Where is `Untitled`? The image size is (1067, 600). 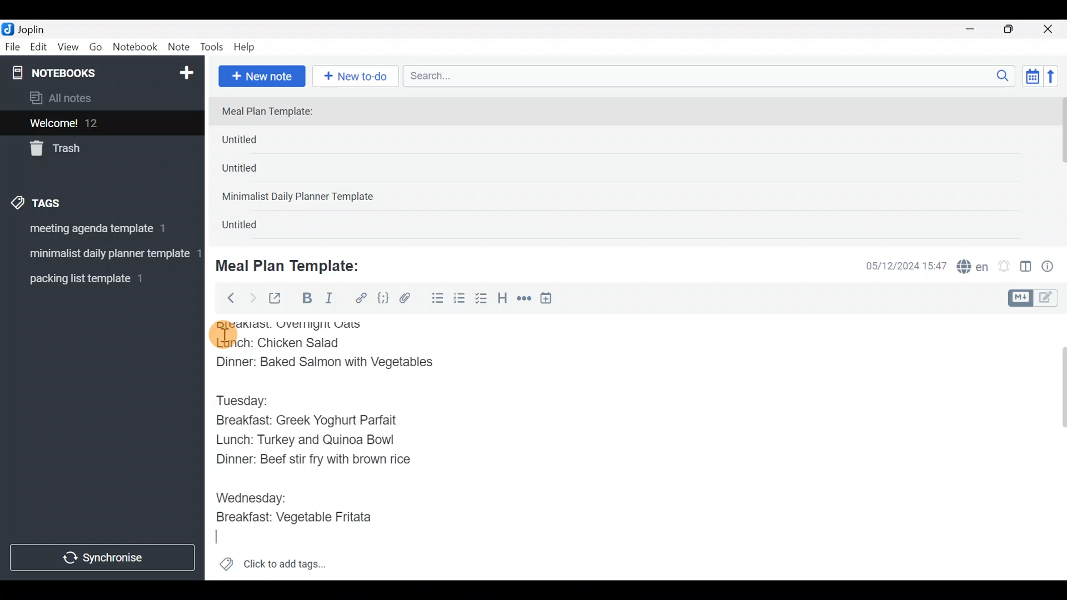 Untitled is located at coordinates (255, 172).